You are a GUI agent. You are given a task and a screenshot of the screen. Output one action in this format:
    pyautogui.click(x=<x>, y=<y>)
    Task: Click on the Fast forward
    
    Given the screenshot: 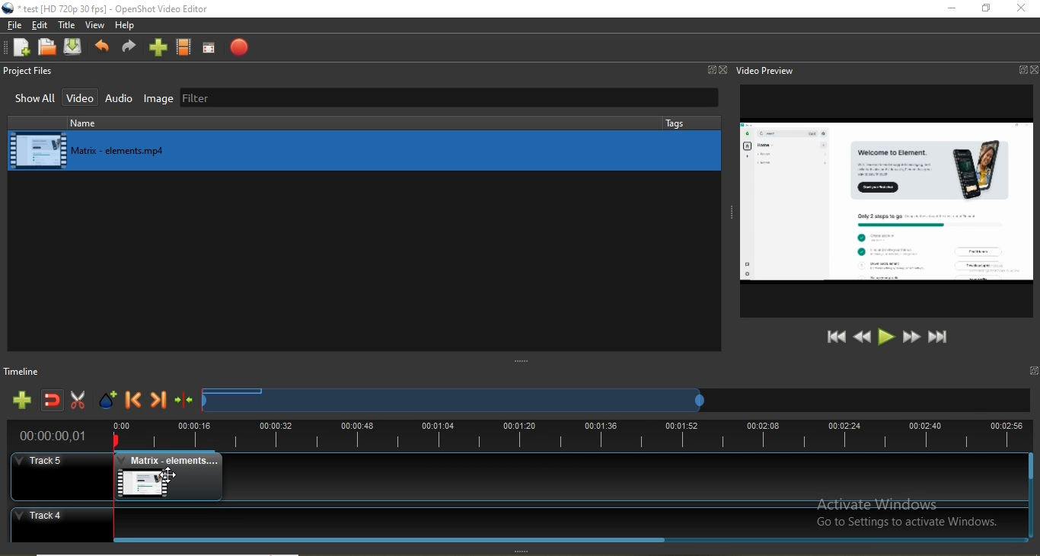 What is the action you would take?
    pyautogui.click(x=912, y=337)
    